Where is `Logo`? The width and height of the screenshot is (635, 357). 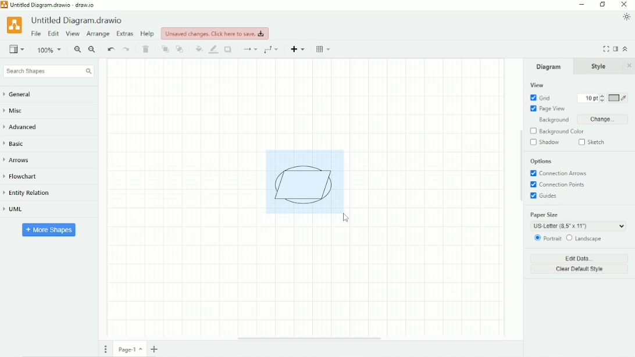 Logo is located at coordinates (14, 24).